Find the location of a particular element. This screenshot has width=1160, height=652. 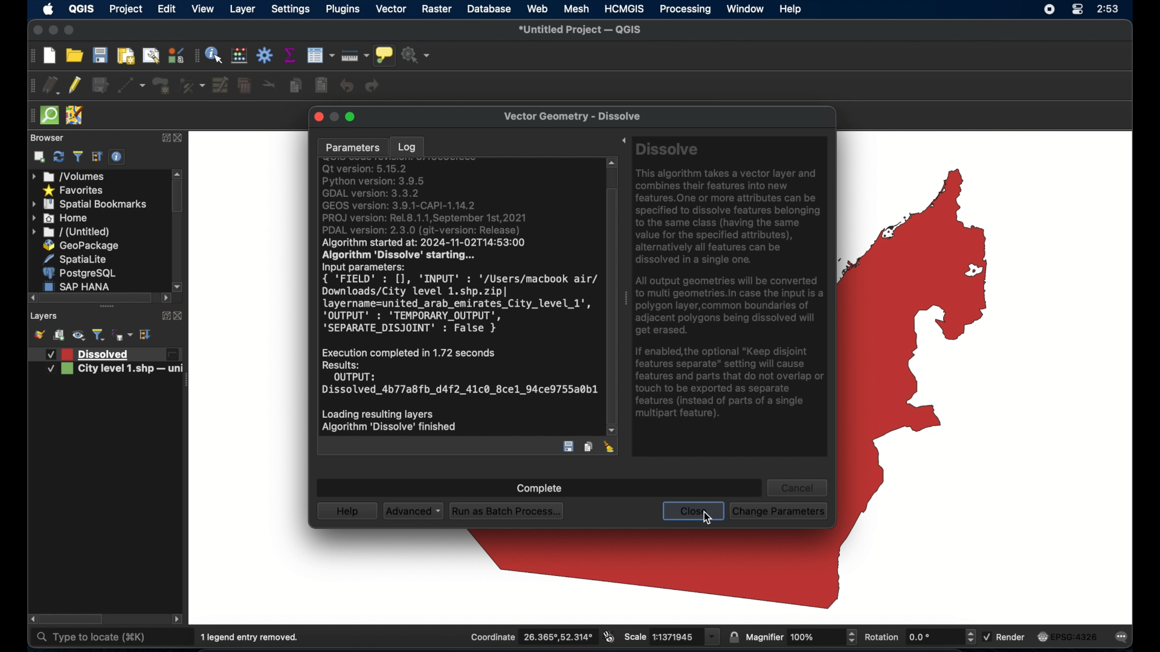

identify feature is located at coordinates (215, 56).